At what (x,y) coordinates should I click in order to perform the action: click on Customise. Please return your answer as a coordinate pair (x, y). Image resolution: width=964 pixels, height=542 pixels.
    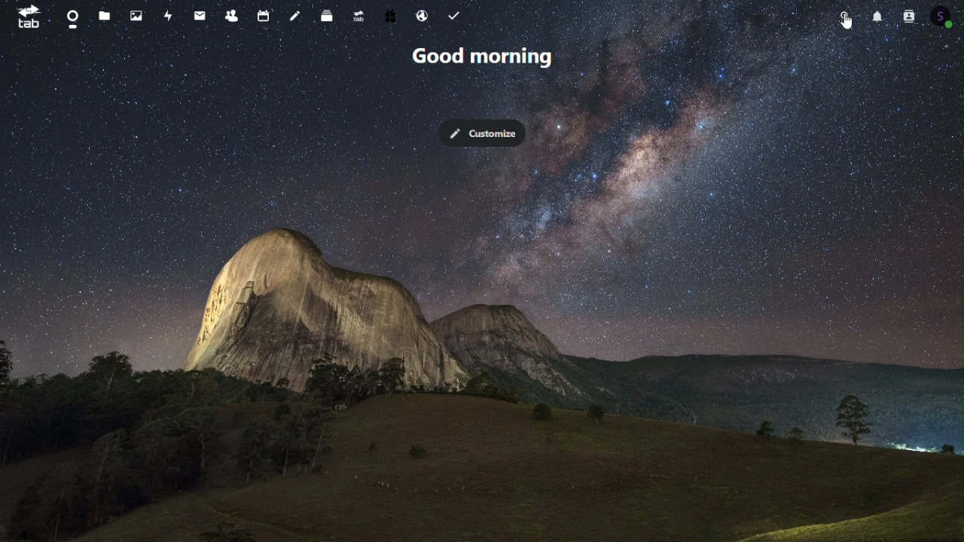
    Looking at the image, I should click on (484, 132).